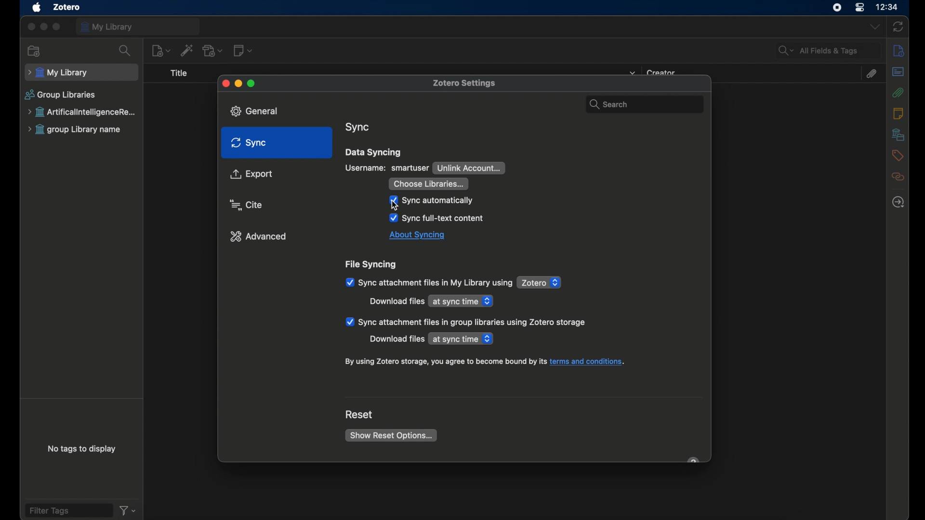  Describe the element at coordinates (161, 51) in the screenshot. I see `new item` at that location.